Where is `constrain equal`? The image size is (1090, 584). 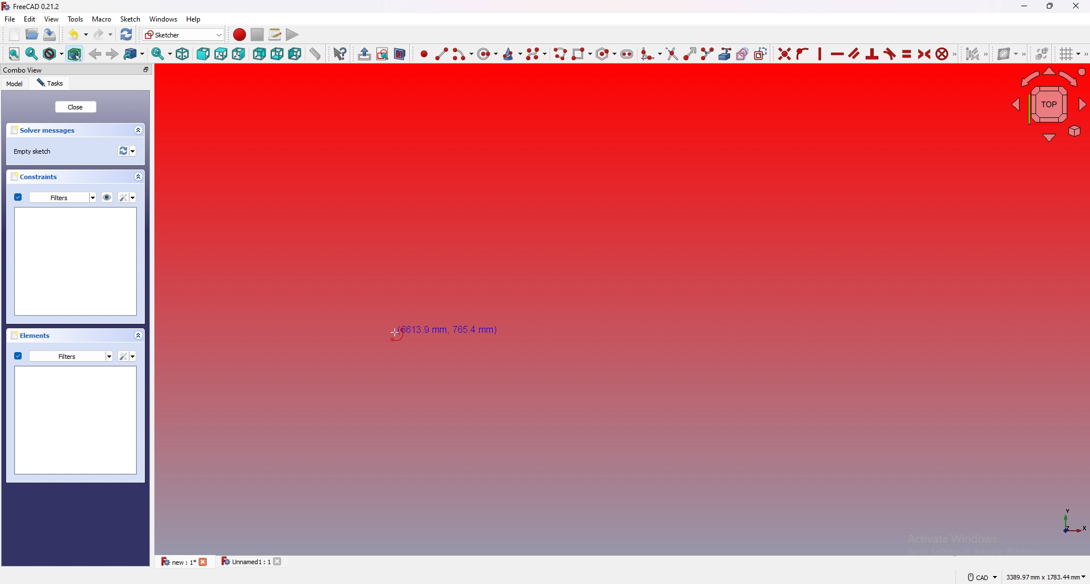
constrain equal is located at coordinates (907, 53).